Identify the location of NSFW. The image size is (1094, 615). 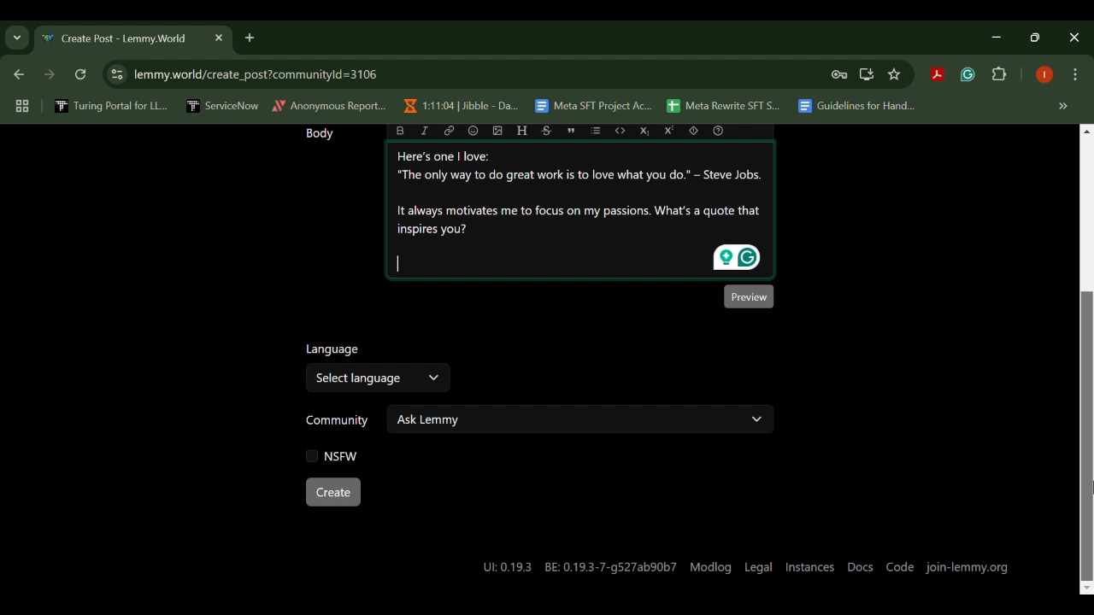
(333, 455).